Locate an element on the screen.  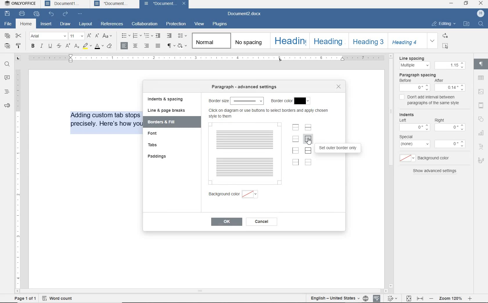
heading 1 is located at coordinates (289, 41).